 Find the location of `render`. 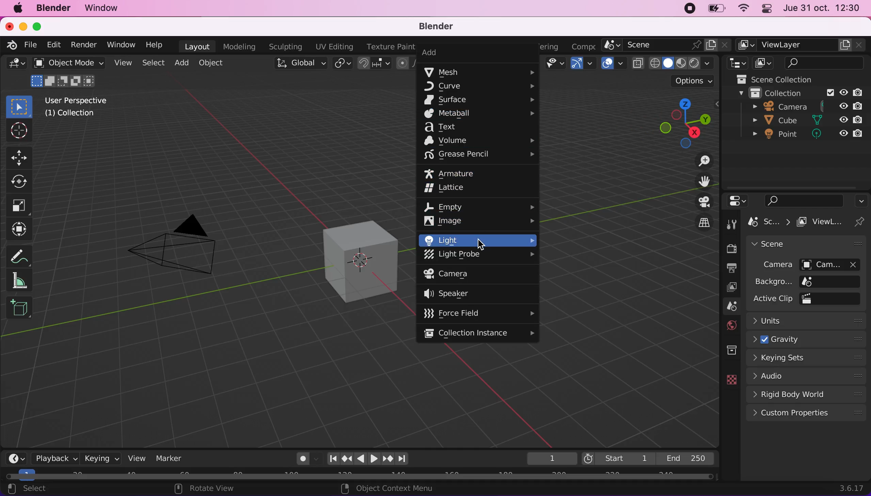

render is located at coordinates (729, 248).